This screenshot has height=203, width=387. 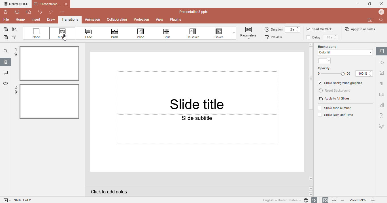 What do you see at coordinates (92, 19) in the screenshot?
I see `Animation` at bounding box center [92, 19].